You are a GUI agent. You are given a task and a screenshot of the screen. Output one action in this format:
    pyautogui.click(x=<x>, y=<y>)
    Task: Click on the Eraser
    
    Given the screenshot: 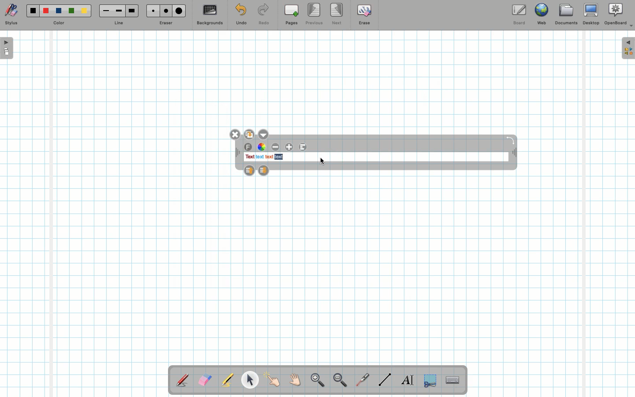 What is the action you would take?
    pyautogui.click(x=165, y=24)
    